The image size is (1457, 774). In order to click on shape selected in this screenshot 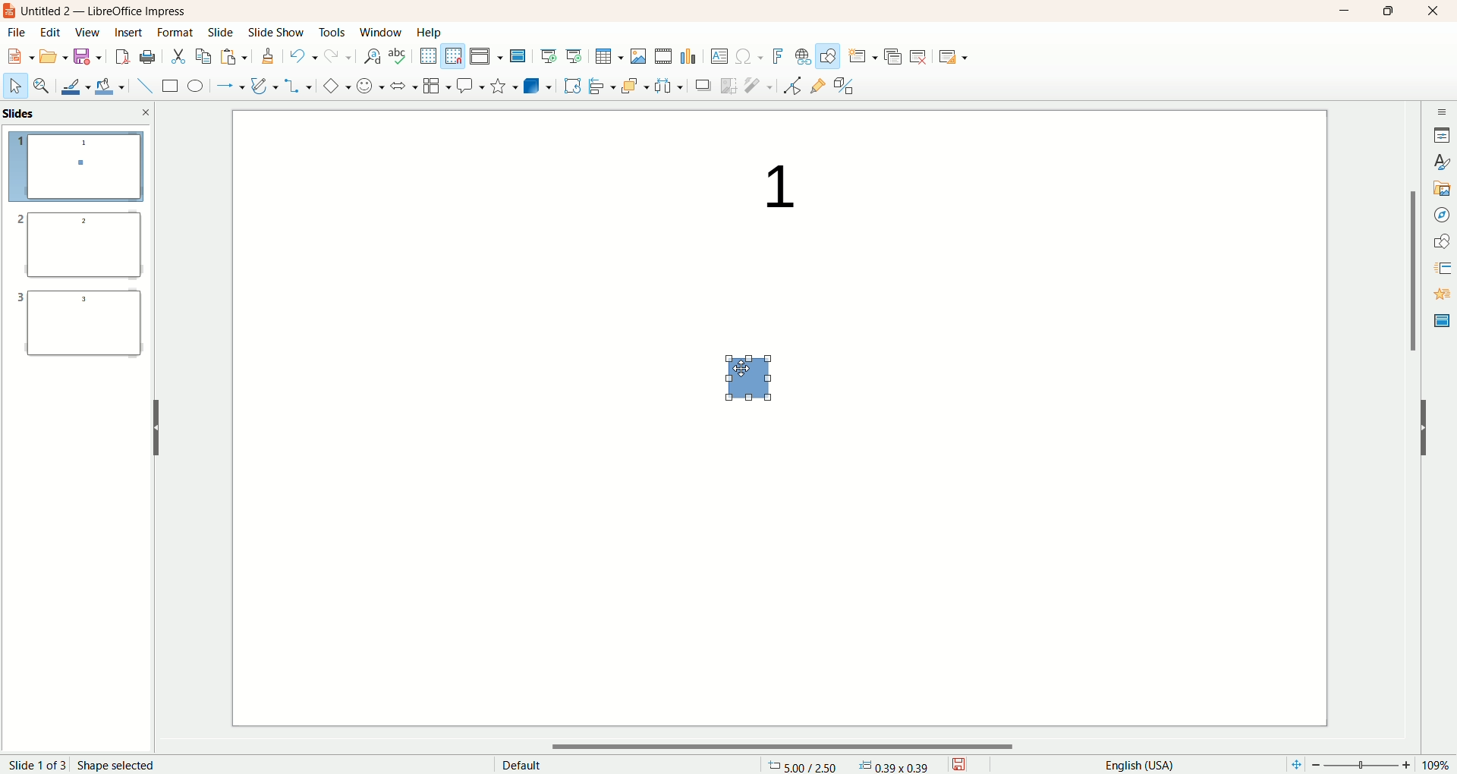, I will do `click(120, 763)`.